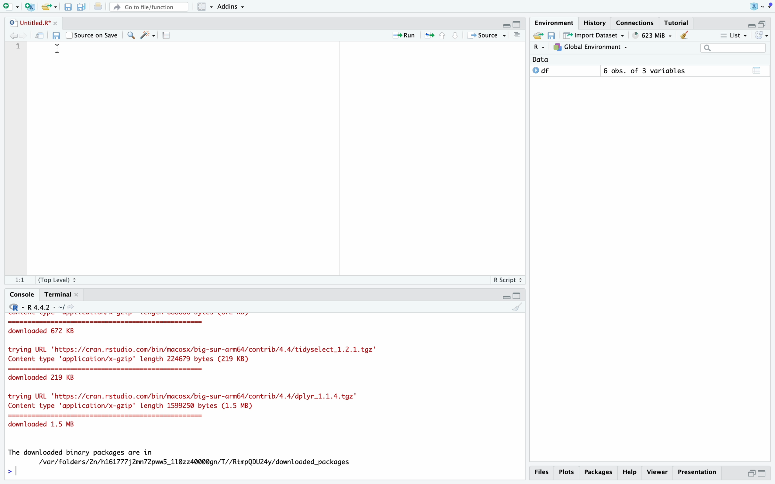 The height and width of the screenshot is (484, 775). I want to click on R 4.4.2 - ~/, so click(42, 307).